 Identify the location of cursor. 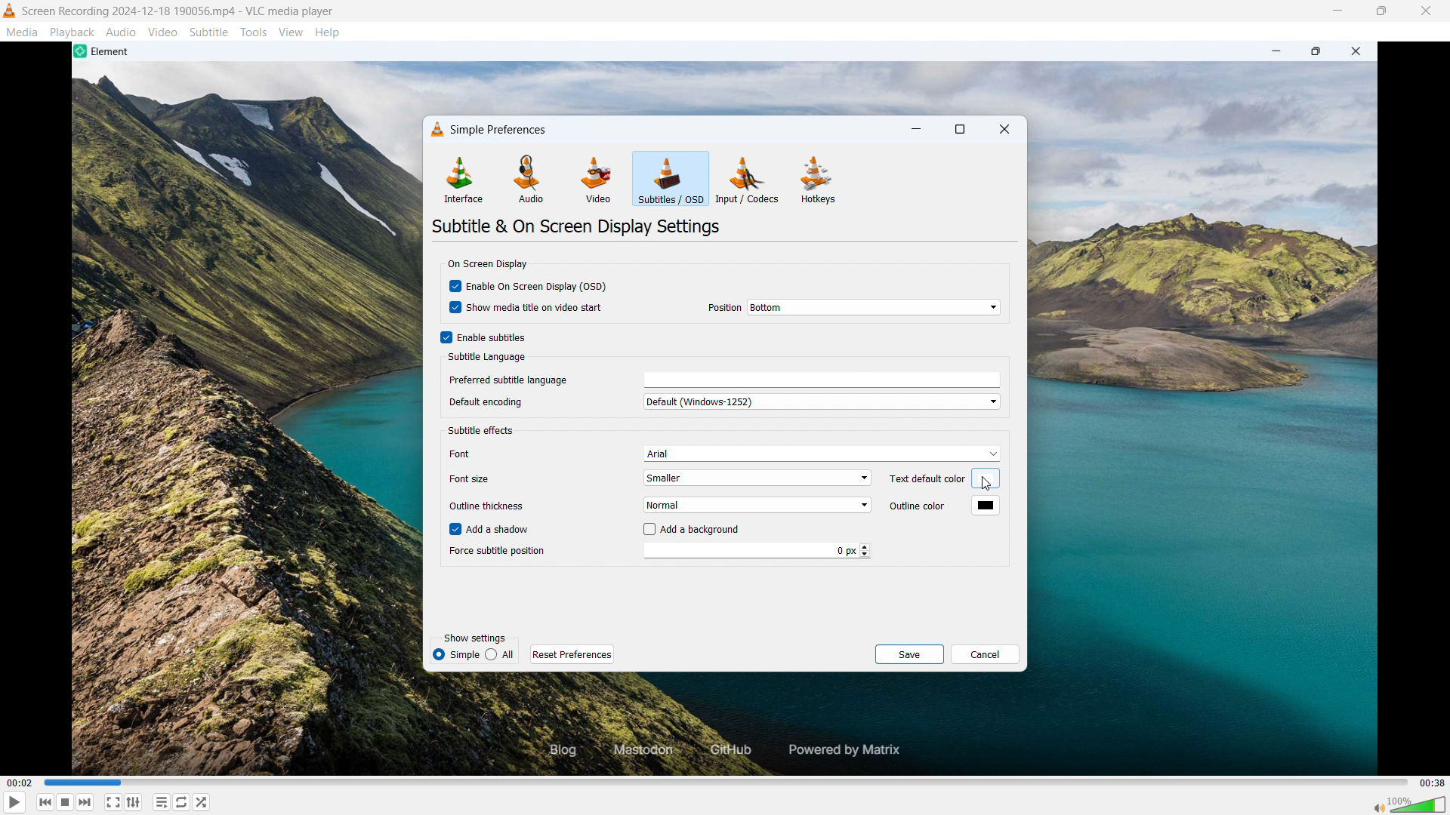
(452, 309).